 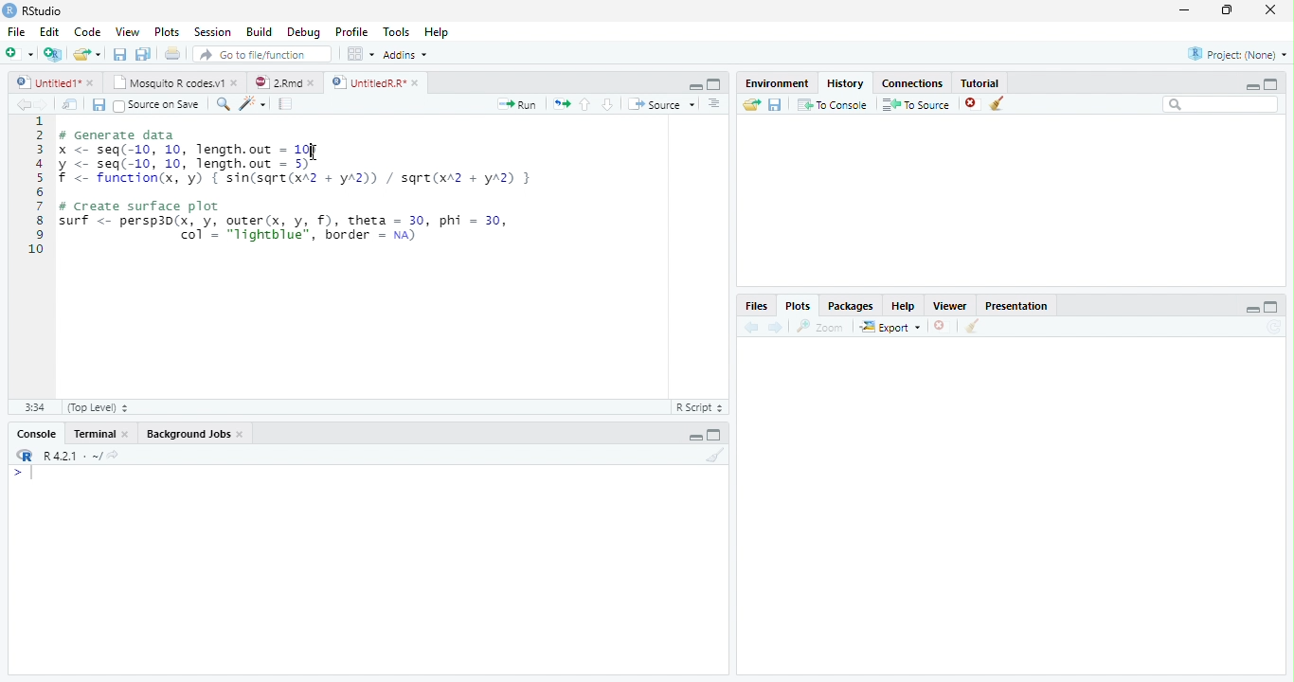 I want to click on Background Jobs, so click(x=189, y=434).